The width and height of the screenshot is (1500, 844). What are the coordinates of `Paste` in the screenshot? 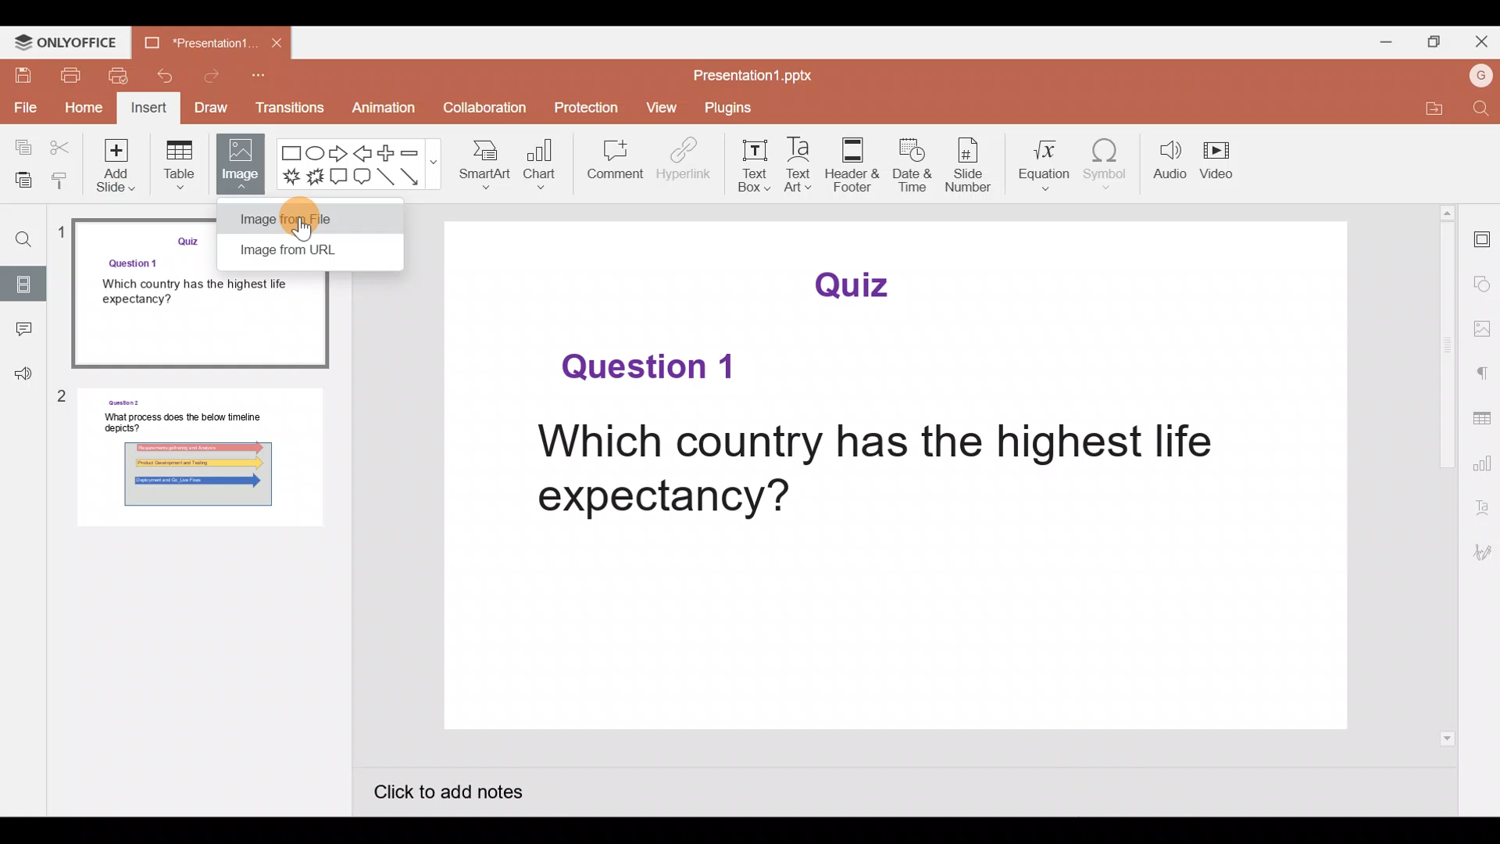 It's located at (20, 177).